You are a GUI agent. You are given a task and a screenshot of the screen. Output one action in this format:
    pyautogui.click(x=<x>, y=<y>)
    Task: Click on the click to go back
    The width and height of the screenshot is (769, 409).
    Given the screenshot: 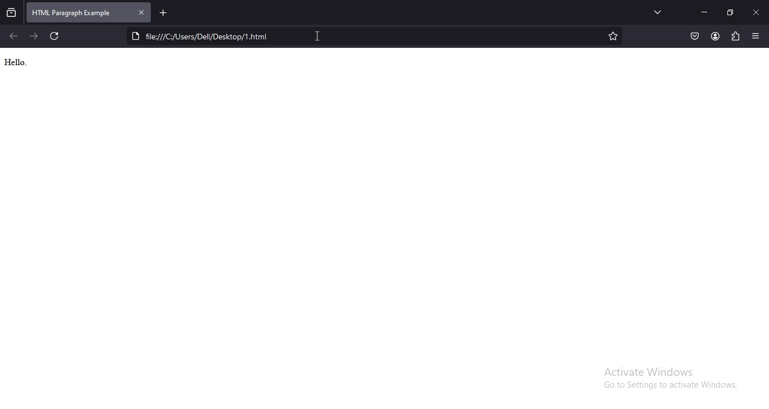 What is the action you would take?
    pyautogui.click(x=13, y=35)
    